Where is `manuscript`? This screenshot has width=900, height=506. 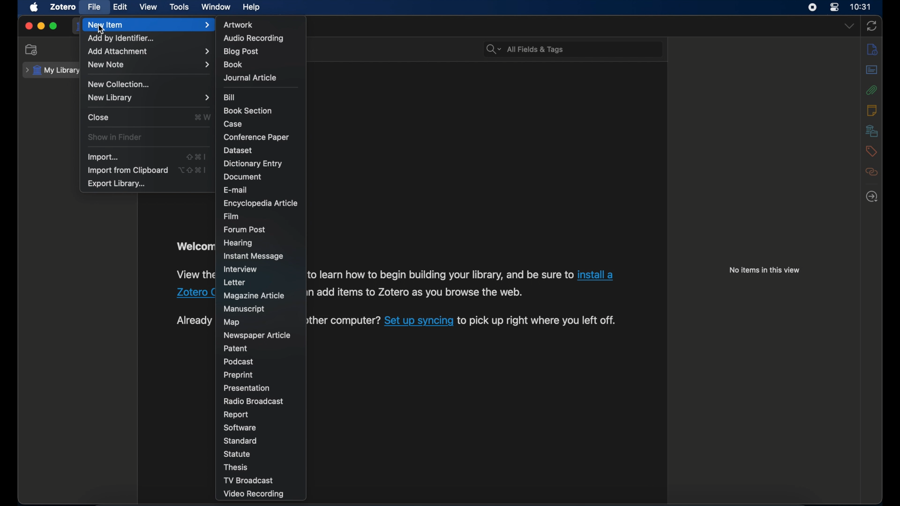 manuscript is located at coordinates (245, 310).